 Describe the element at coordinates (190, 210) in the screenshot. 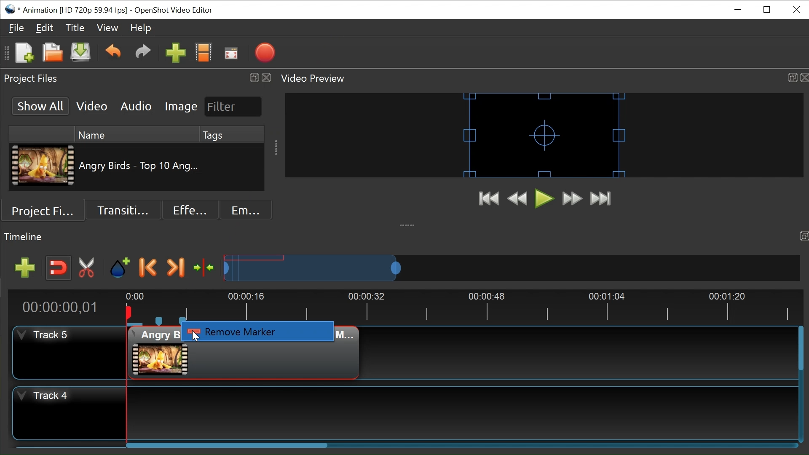

I see `Effects` at that location.